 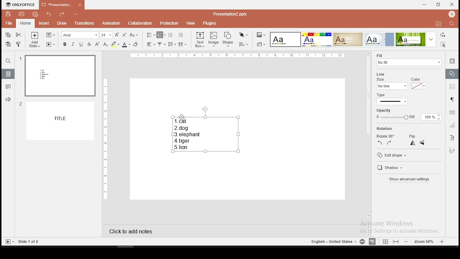 What do you see at coordinates (423, 242) in the screenshot?
I see `zoom level` at bounding box center [423, 242].